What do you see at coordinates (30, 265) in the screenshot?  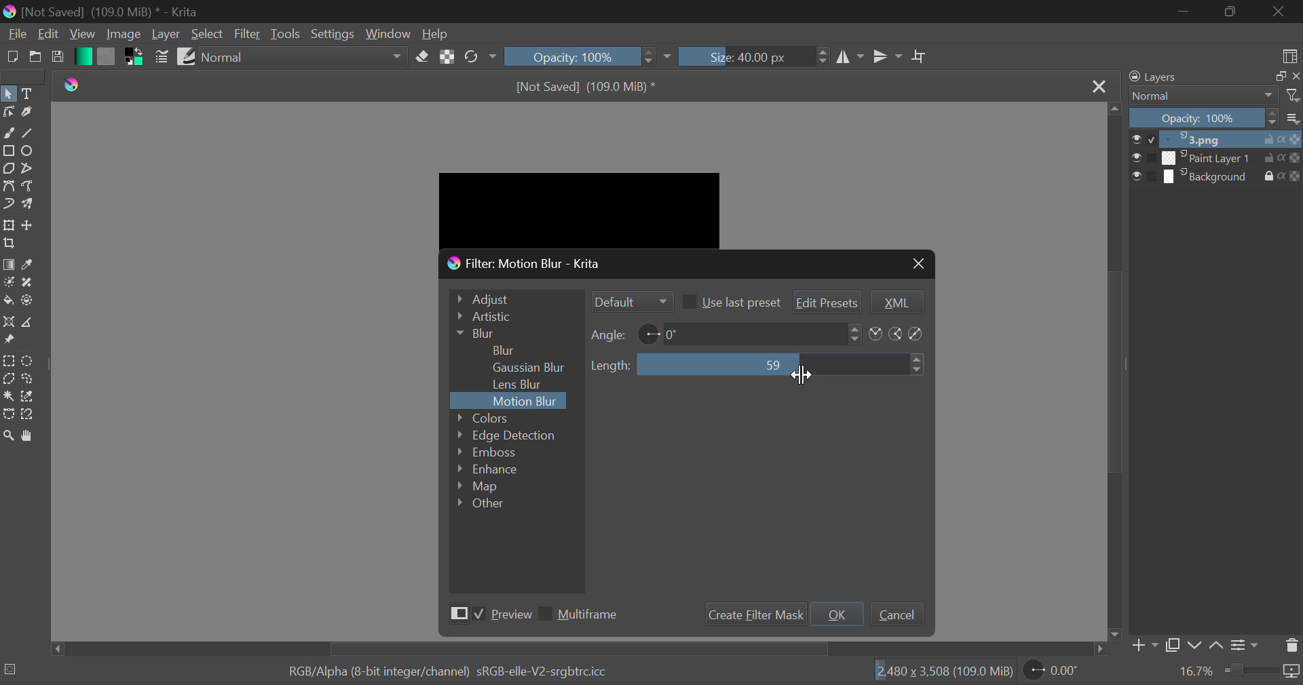 I see `Eyedropper` at bounding box center [30, 265].